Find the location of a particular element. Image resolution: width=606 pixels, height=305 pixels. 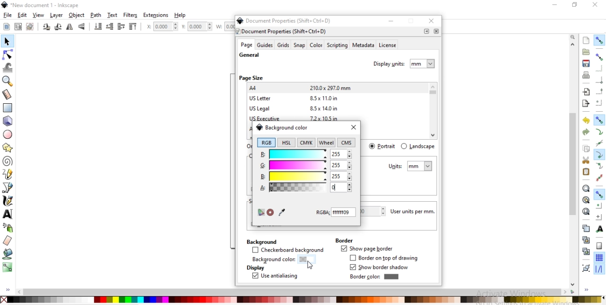

create or edit text objects is located at coordinates (8, 214).